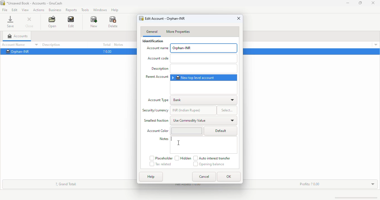 The height and width of the screenshot is (200, 380). What do you see at coordinates (29, 22) in the screenshot?
I see `close` at bounding box center [29, 22].